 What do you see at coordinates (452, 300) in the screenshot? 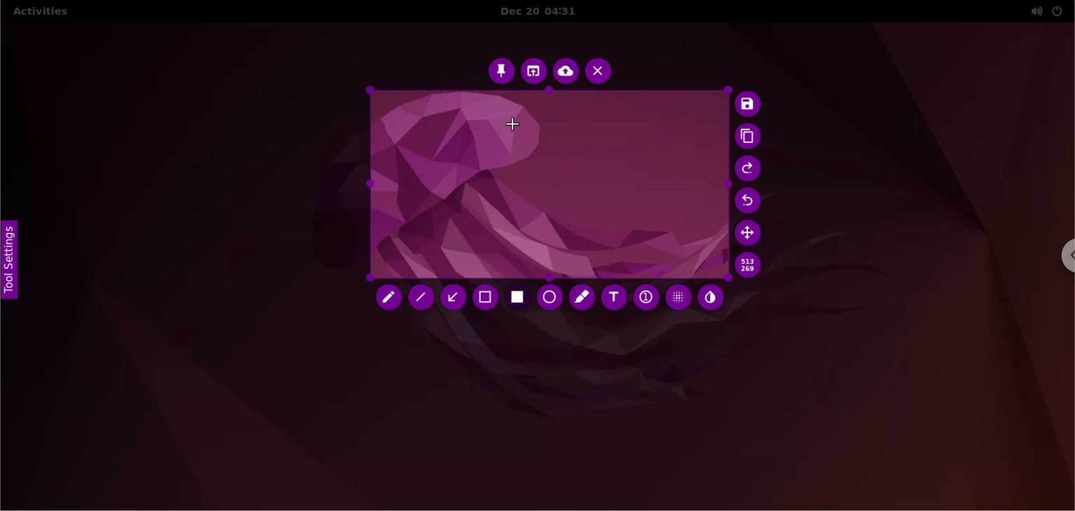
I see `arrow tool` at bounding box center [452, 300].